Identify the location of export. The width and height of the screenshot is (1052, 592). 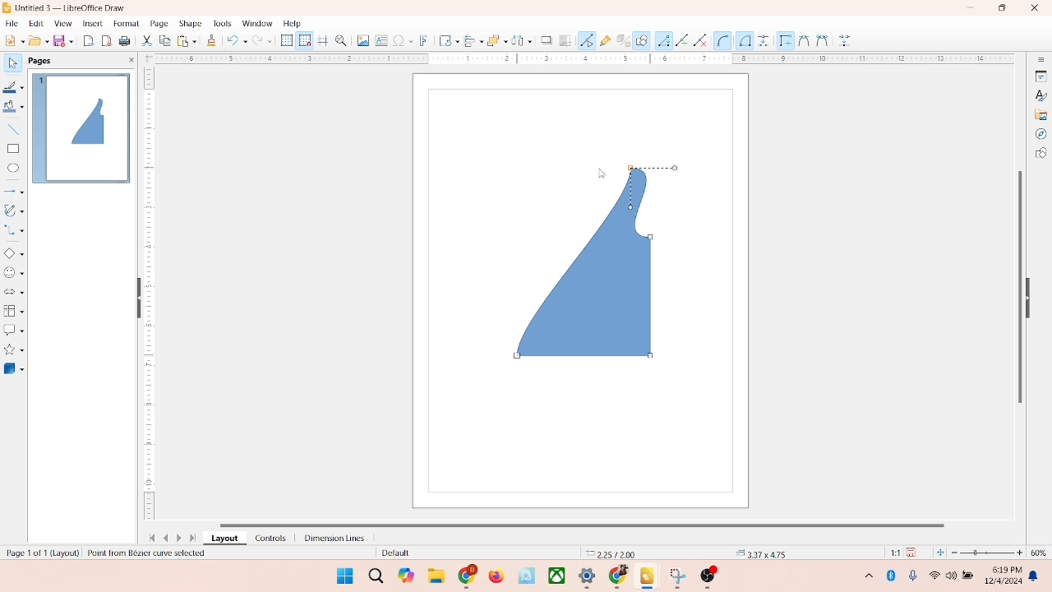
(90, 39).